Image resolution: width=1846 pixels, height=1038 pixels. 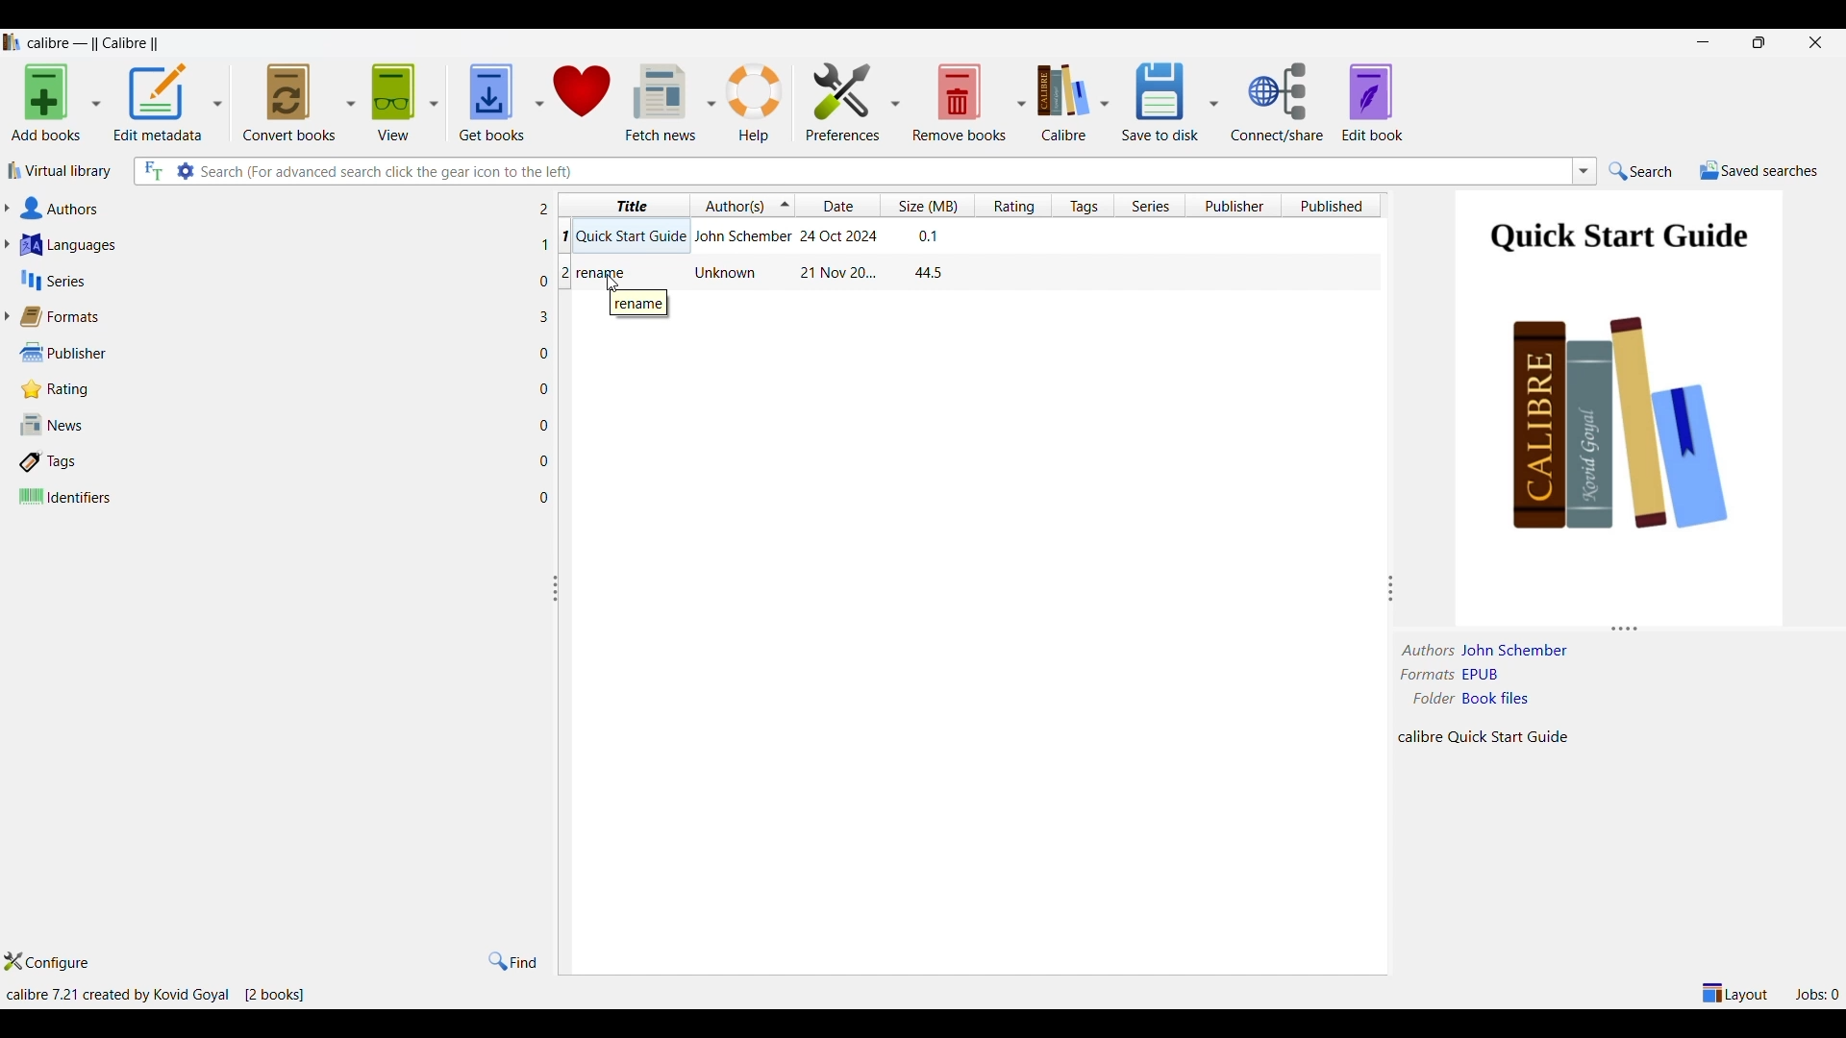 What do you see at coordinates (756, 103) in the screenshot?
I see `Help` at bounding box center [756, 103].